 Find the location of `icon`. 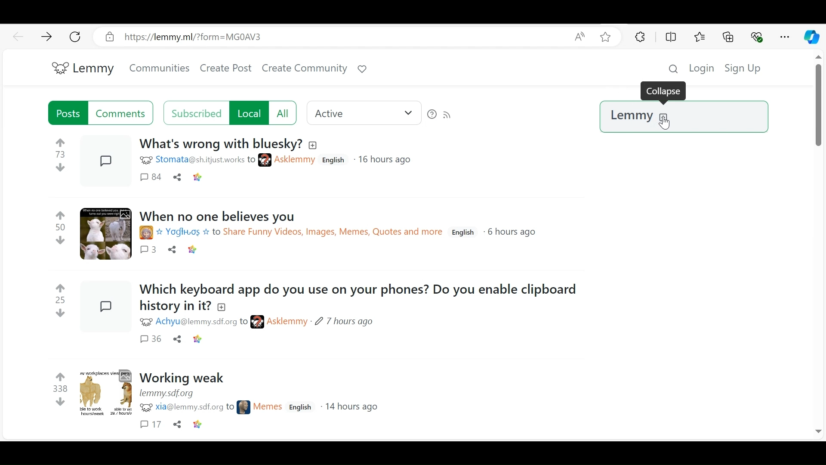

icon is located at coordinates (265, 161).